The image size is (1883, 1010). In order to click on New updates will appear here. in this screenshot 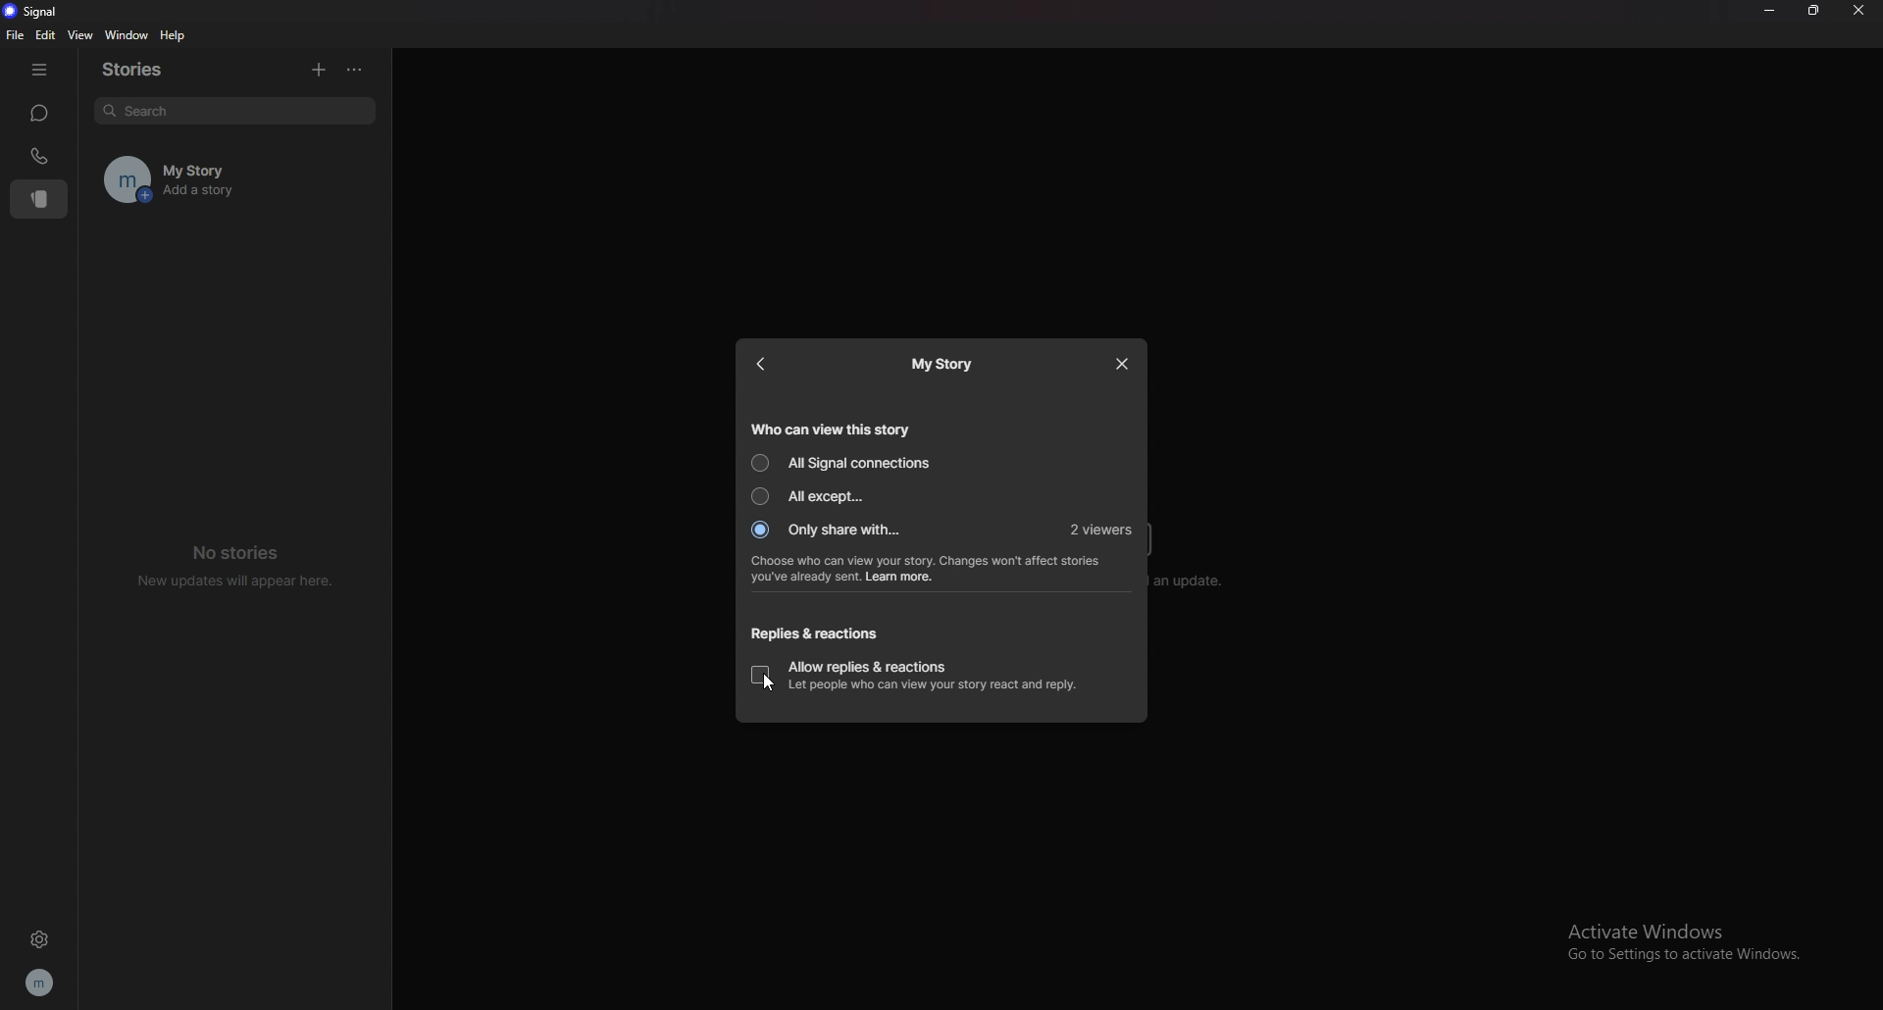, I will do `click(237, 581)`.